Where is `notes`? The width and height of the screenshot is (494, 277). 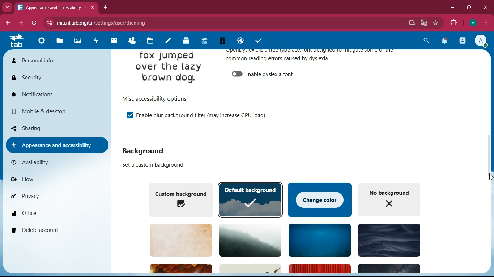 notes is located at coordinates (168, 42).